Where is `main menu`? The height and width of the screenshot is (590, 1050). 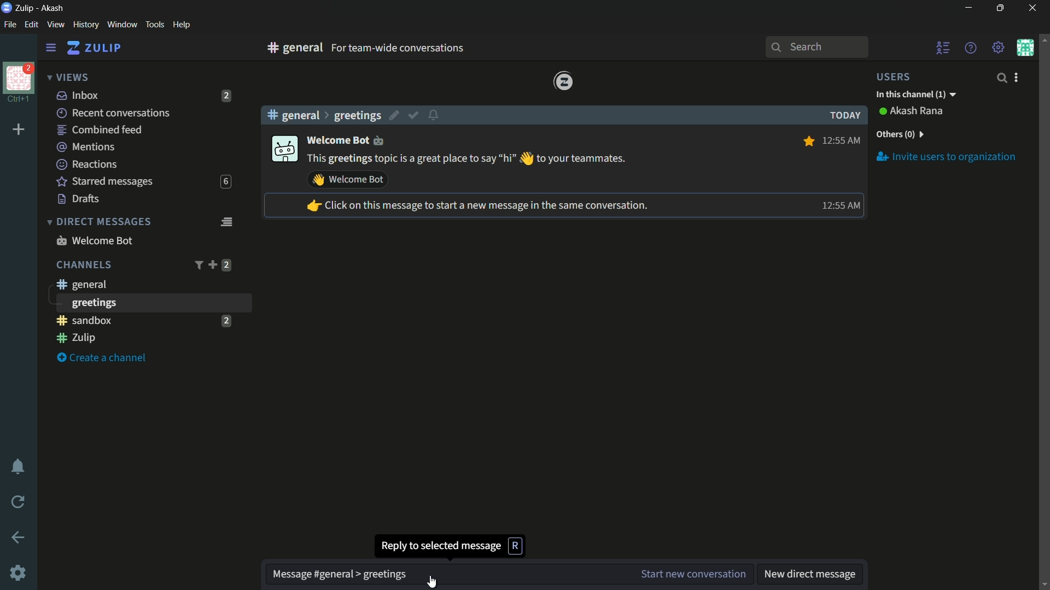
main menu is located at coordinates (999, 48).